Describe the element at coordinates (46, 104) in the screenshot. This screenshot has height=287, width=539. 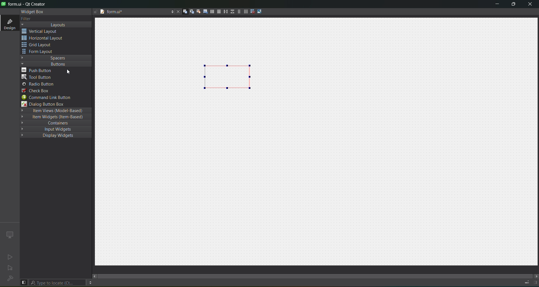
I see `dialog button box` at that location.